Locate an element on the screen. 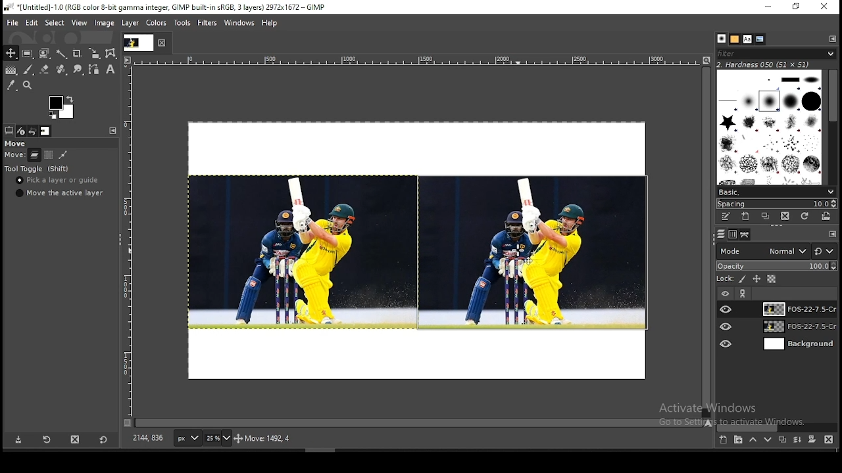 The width and height of the screenshot is (842, 473). paths is located at coordinates (746, 235).